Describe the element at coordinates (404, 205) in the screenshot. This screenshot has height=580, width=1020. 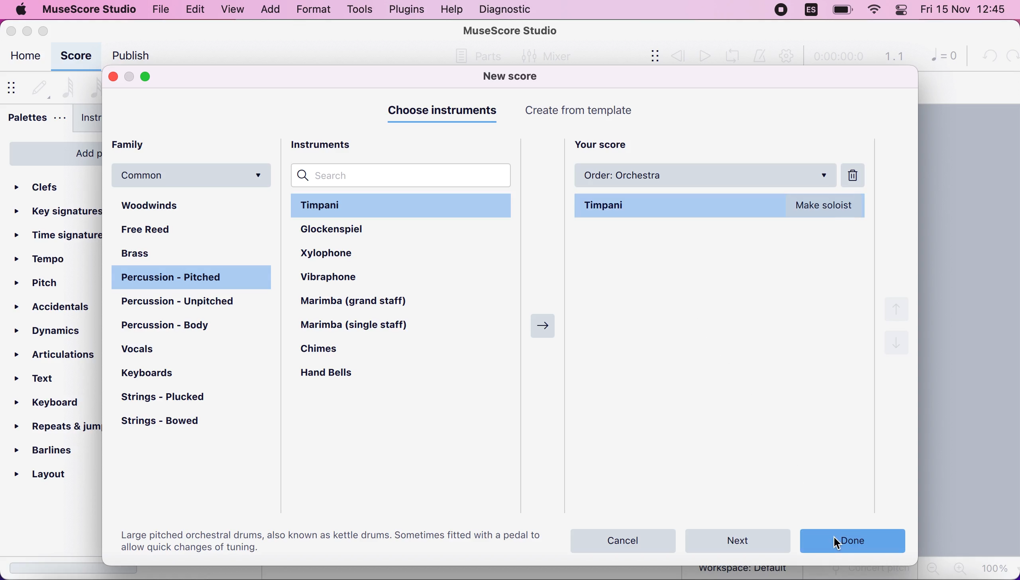
I see `timpani` at that location.